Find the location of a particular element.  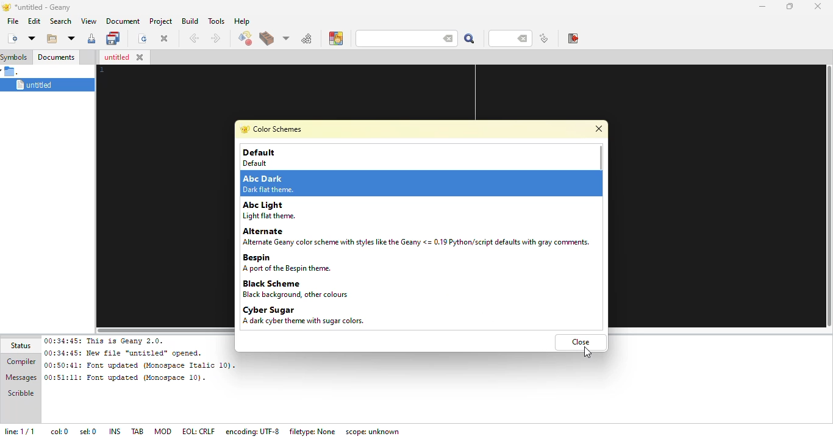

ins is located at coordinates (115, 430).